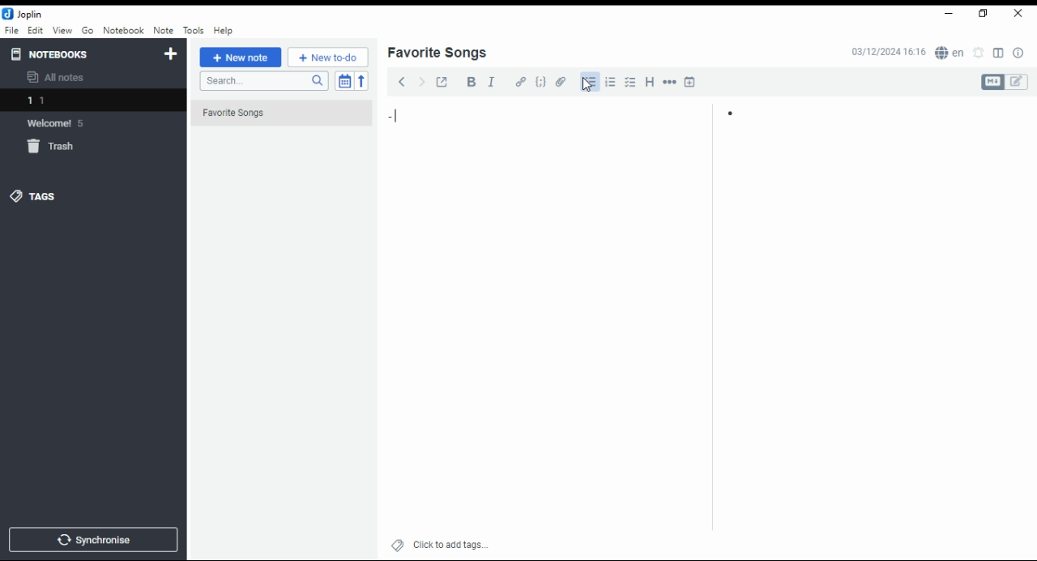 The width and height of the screenshot is (1037, 561). Describe the element at coordinates (540, 82) in the screenshot. I see `code` at that location.